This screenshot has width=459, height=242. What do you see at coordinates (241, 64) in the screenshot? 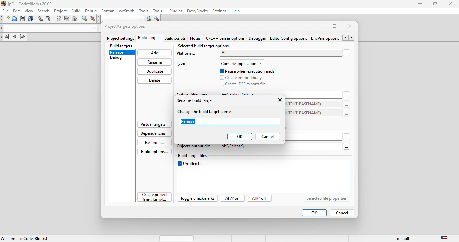
I see `console application` at bounding box center [241, 64].